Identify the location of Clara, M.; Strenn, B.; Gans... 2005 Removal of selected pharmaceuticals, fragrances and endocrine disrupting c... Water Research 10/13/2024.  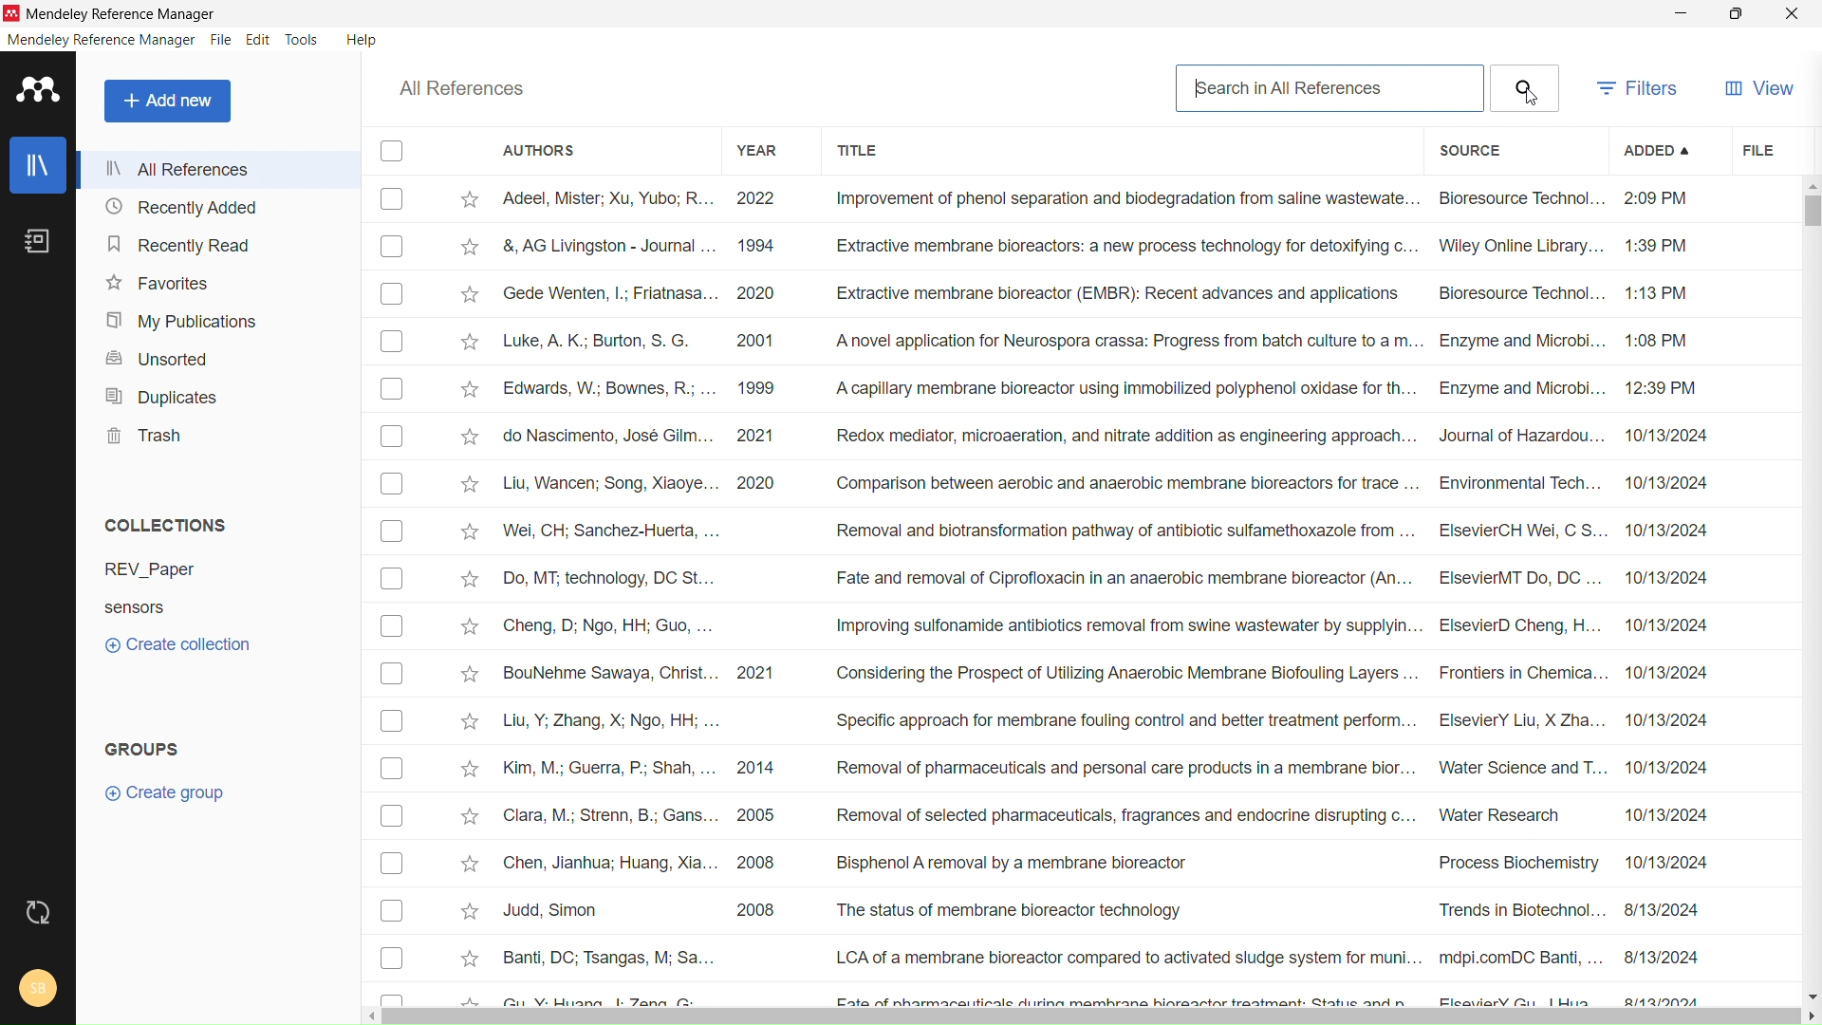
(1116, 812).